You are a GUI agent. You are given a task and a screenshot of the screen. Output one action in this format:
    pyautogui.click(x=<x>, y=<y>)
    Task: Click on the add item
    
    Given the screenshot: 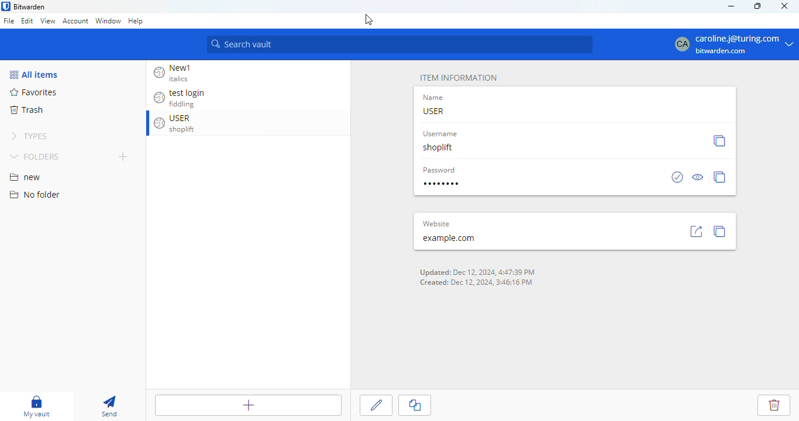 What is the action you would take?
    pyautogui.click(x=249, y=405)
    